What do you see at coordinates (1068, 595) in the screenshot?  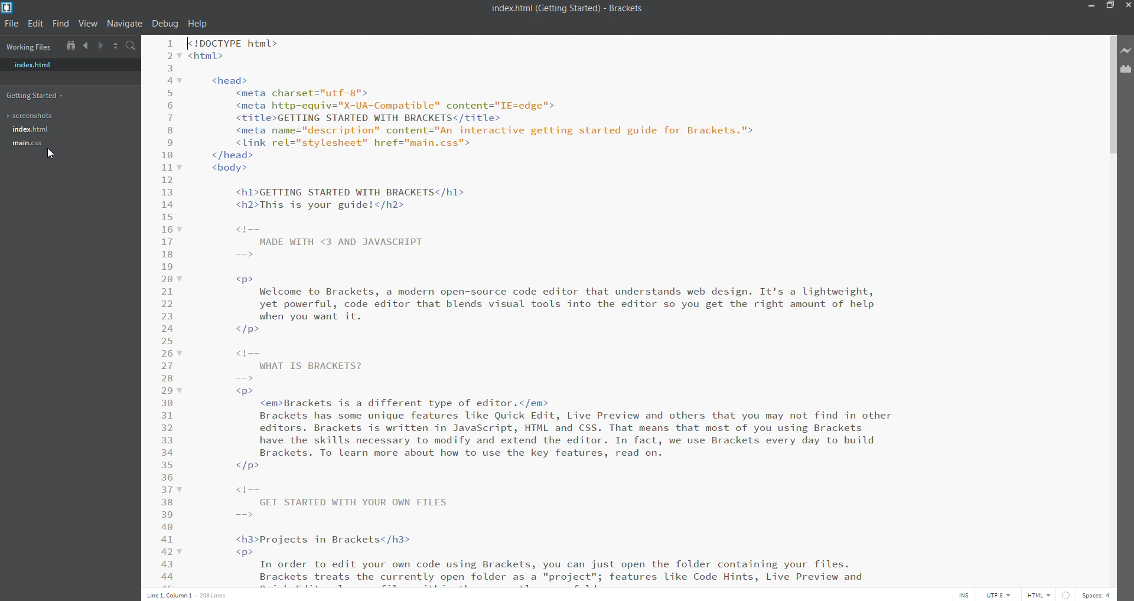 I see `linter check` at bounding box center [1068, 595].